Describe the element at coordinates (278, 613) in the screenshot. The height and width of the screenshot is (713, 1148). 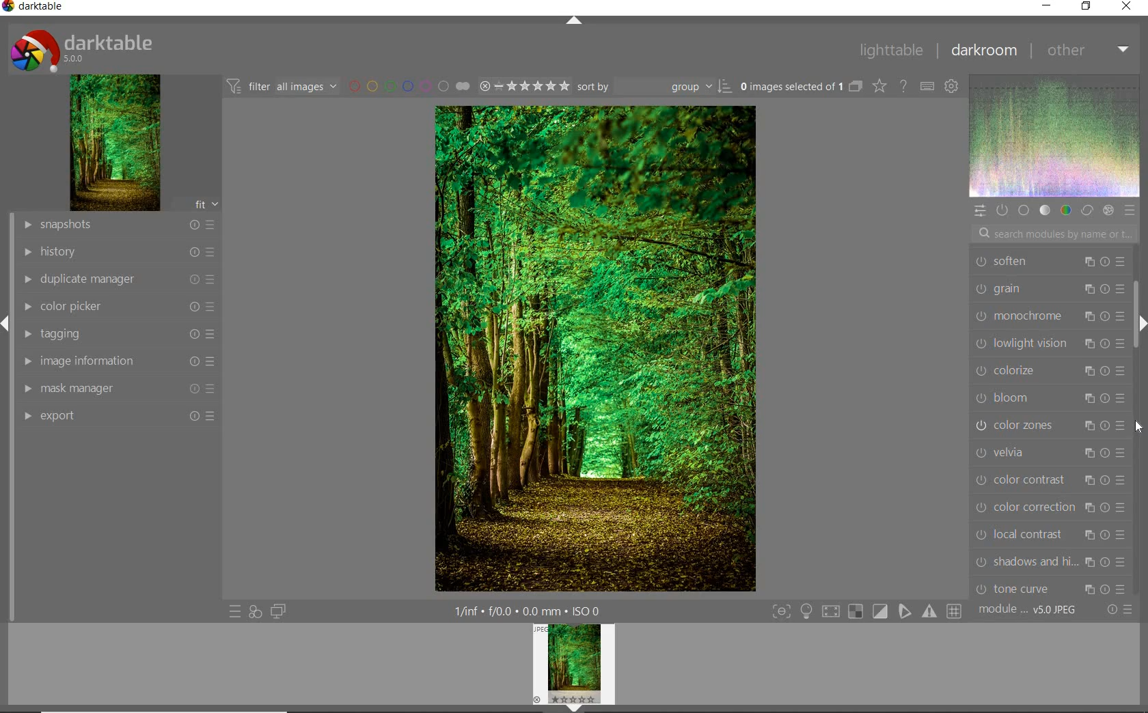
I see `DISPLAY A SECOND DARKROOM IMAGE WINDOW` at that location.